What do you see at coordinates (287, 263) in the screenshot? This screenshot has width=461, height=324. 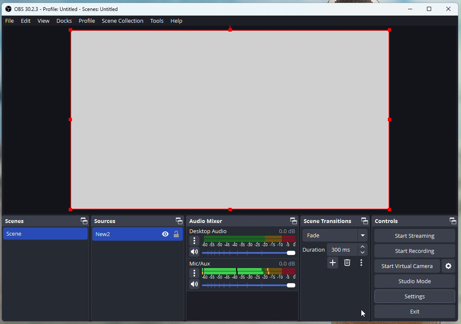 I see `0.0 dB` at bounding box center [287, 263].